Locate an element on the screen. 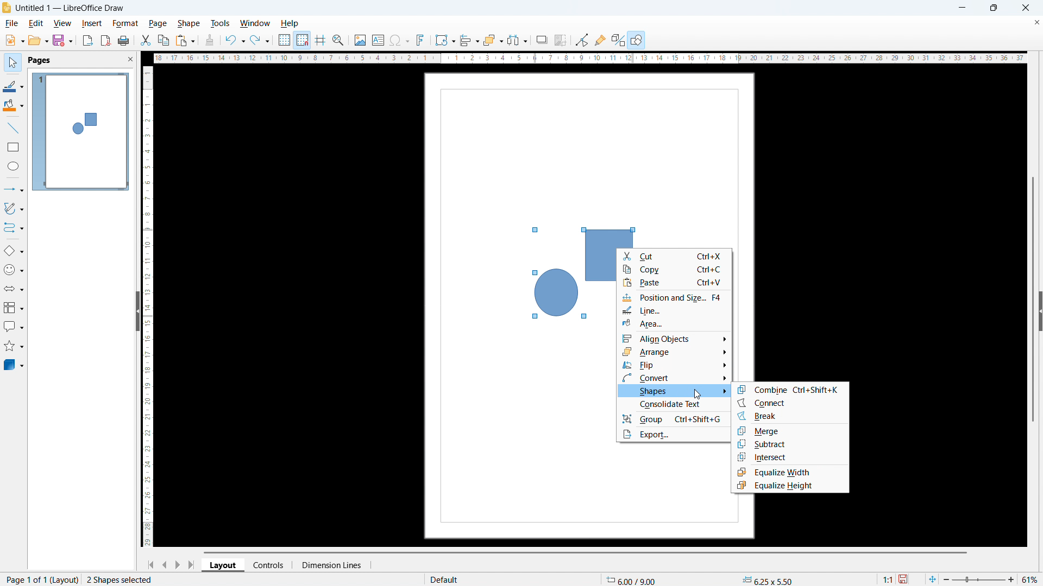 The width and height of the screenshot is (1043, 586). undo is located at coordinates (235, 41).